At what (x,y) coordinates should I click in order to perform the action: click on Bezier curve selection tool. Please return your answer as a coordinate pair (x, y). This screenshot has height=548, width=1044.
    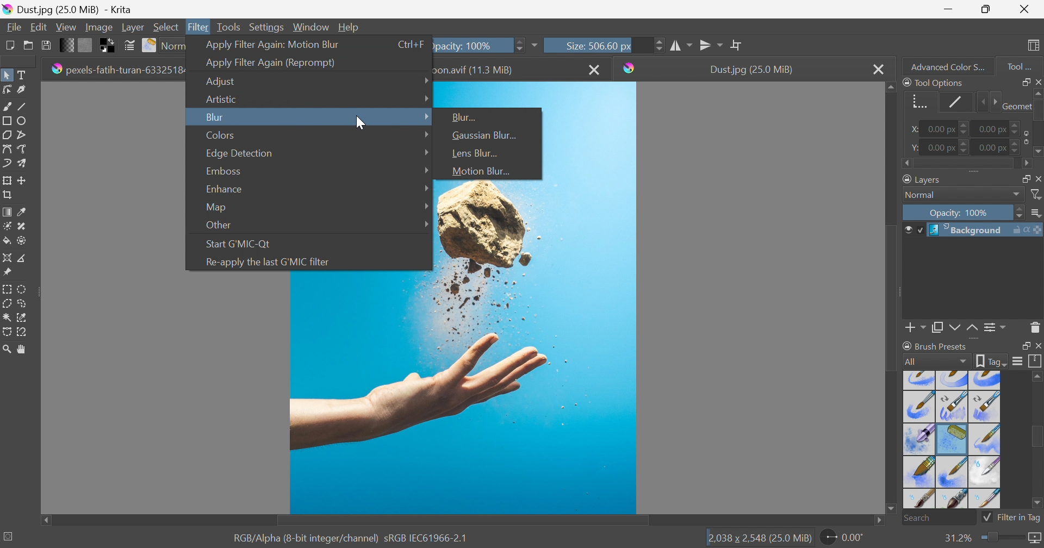
    Looking at the image, I should click on (8, 317).